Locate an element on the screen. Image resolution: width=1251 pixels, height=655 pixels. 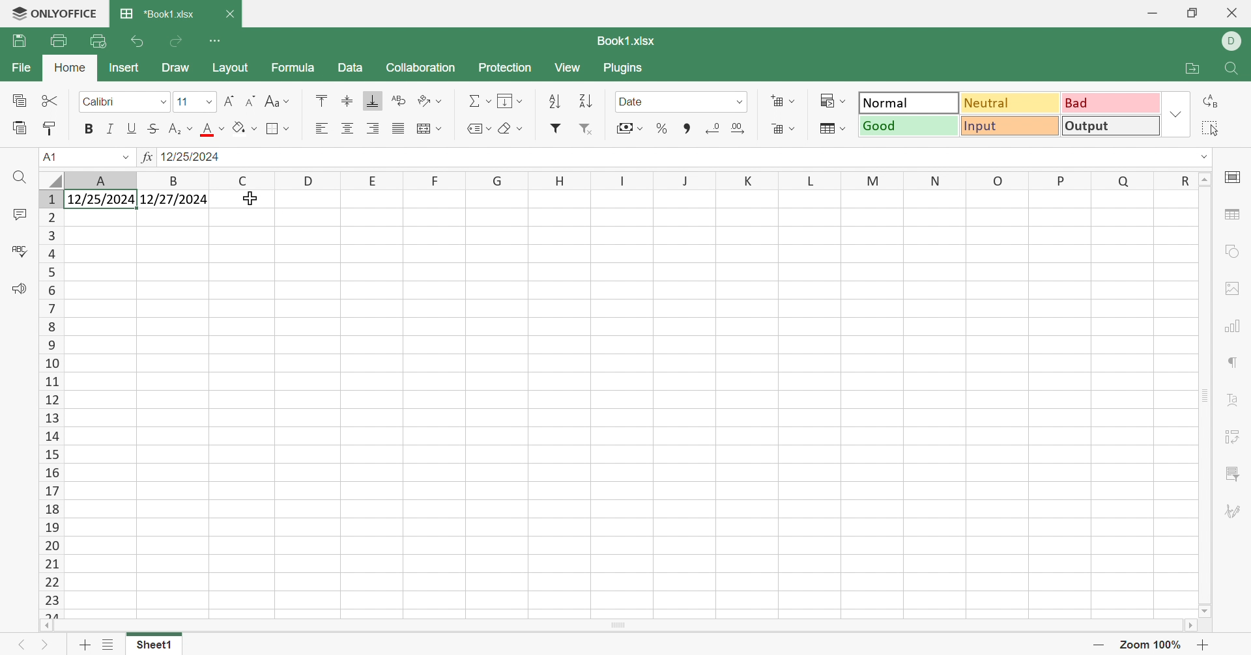
Insert decimal is located at coordinates (741, 128).